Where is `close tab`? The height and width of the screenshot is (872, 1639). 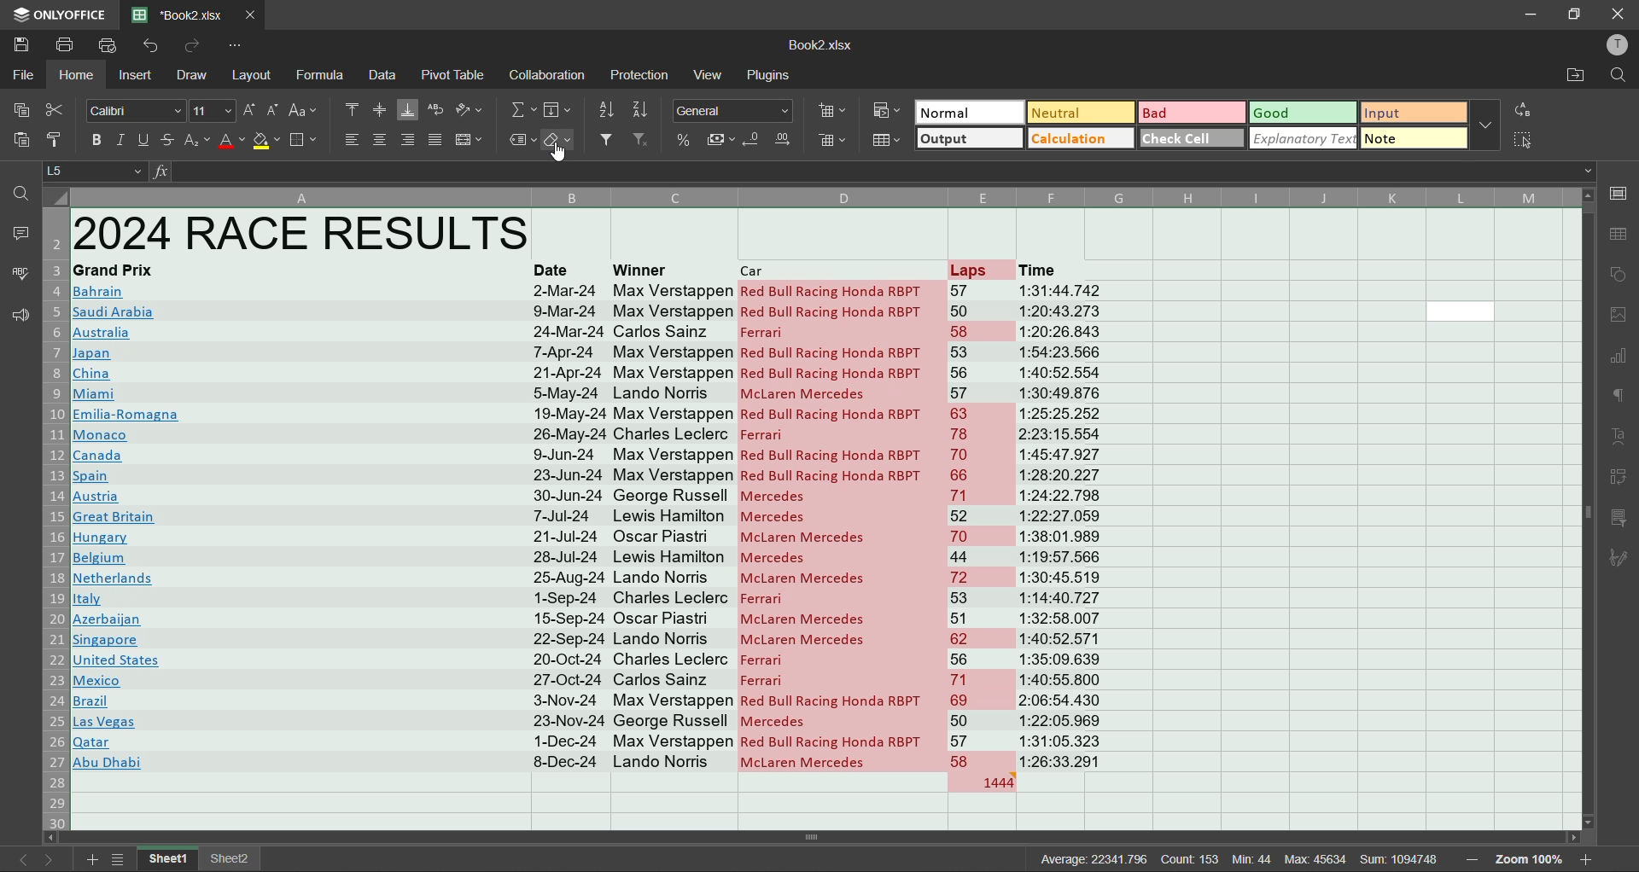
close tab is located at coordinates (253, 14).